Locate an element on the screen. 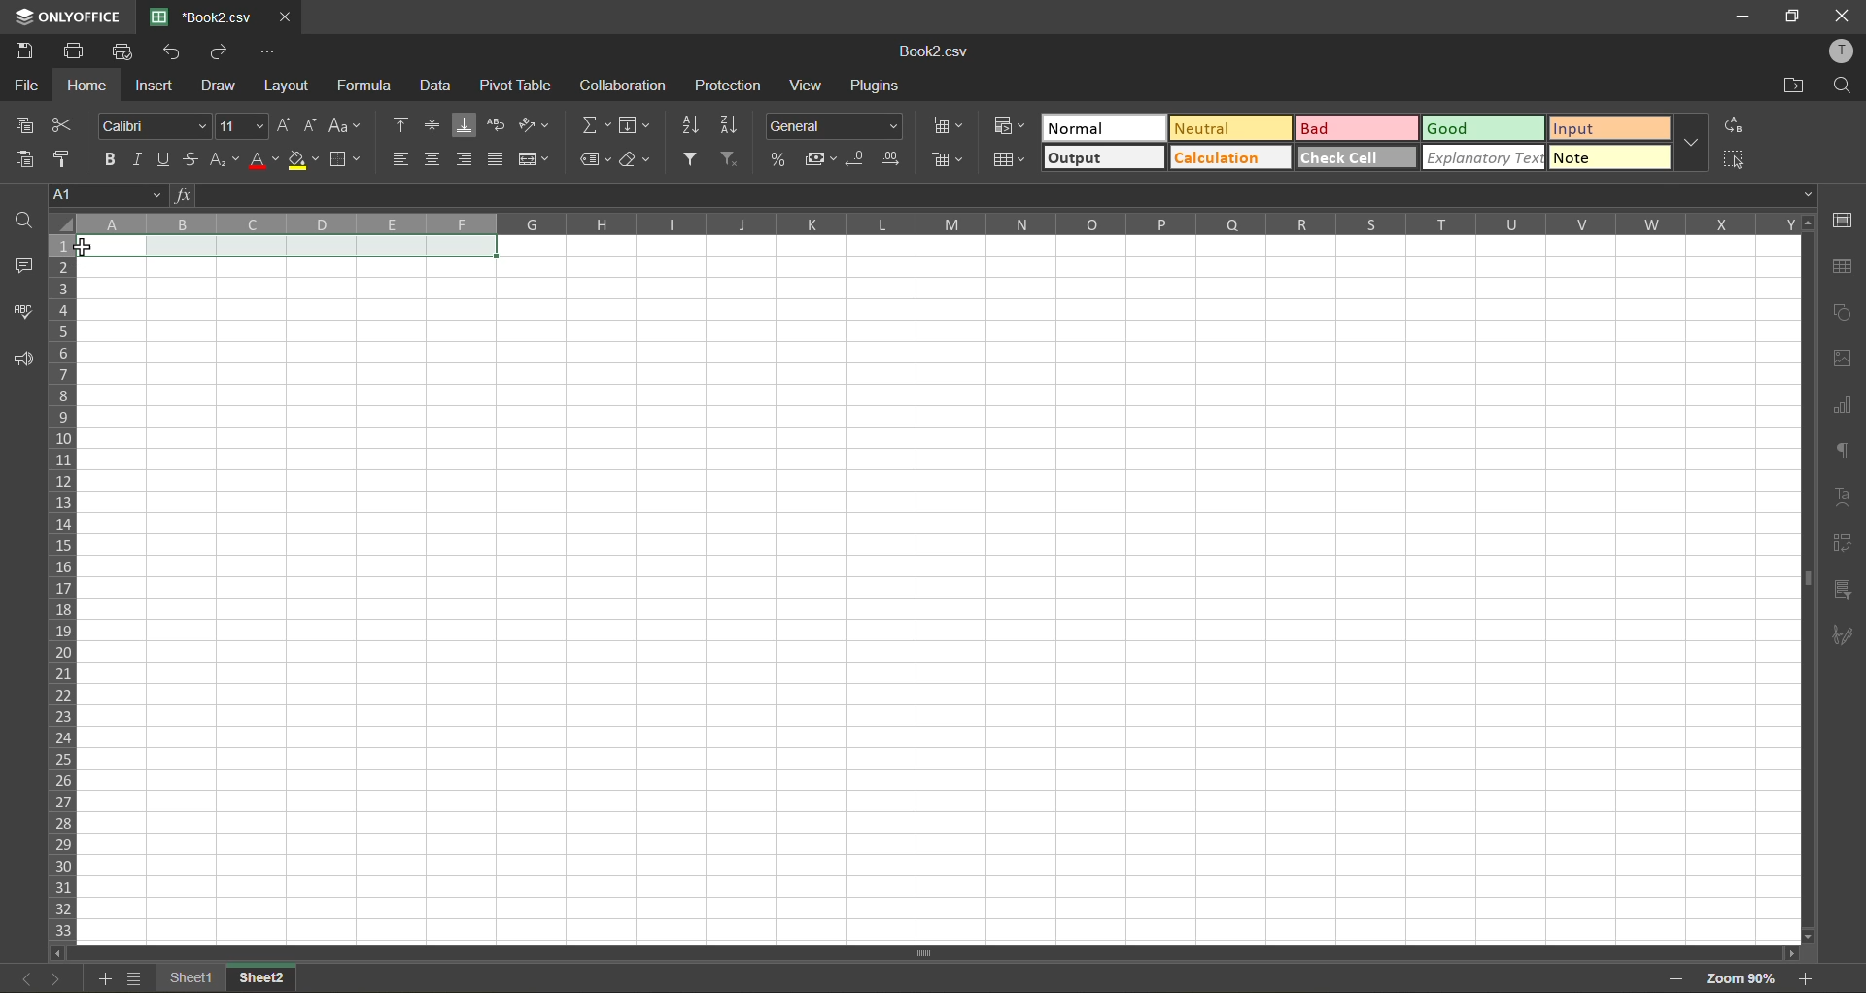  replace is located at coordinates (1736, 125).